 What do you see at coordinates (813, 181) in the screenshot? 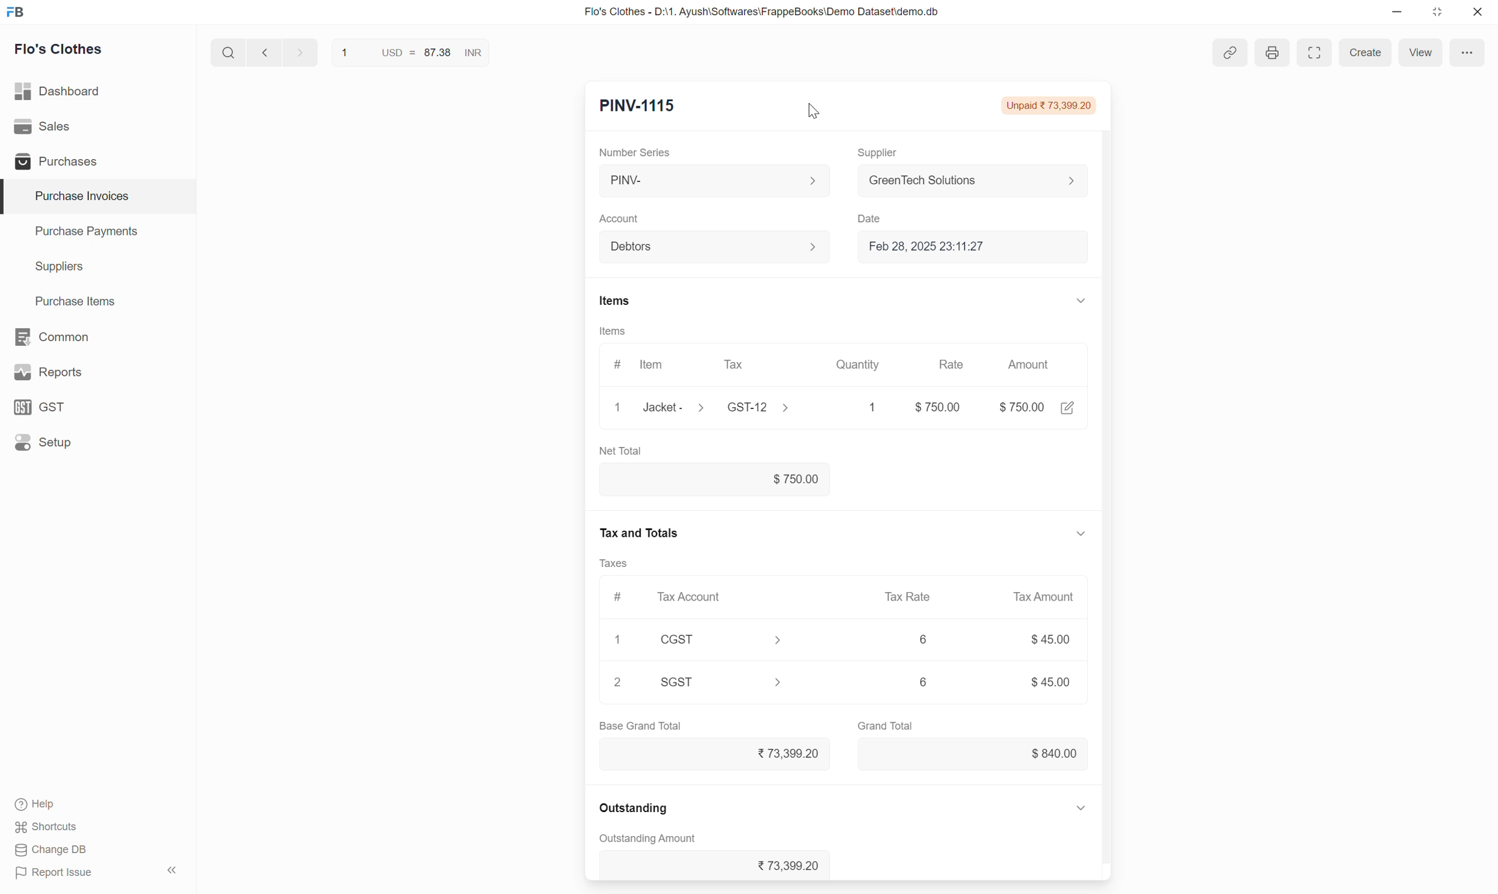
I see `Edit Number Series details` at bounding box center [813, 181].